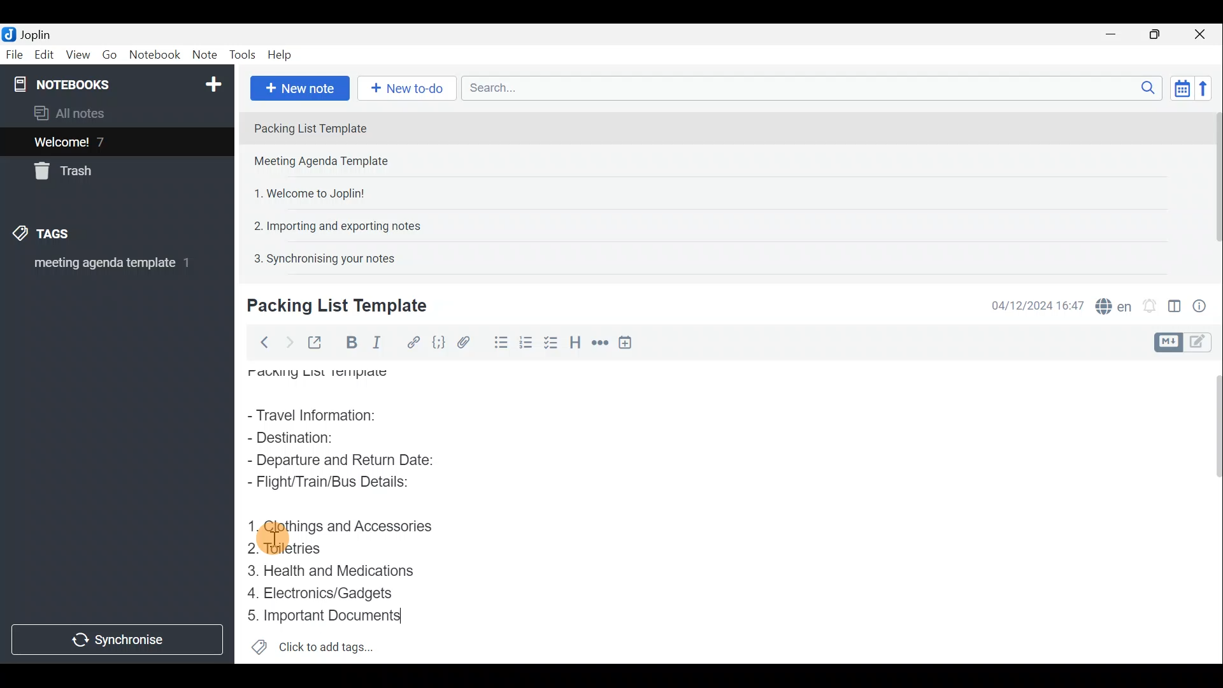 This screenshot has height=688, width=1223. What do you see at coordinates (464, 341) in the screenshot?
I see `Attach file` at bounding box center [464, 341].